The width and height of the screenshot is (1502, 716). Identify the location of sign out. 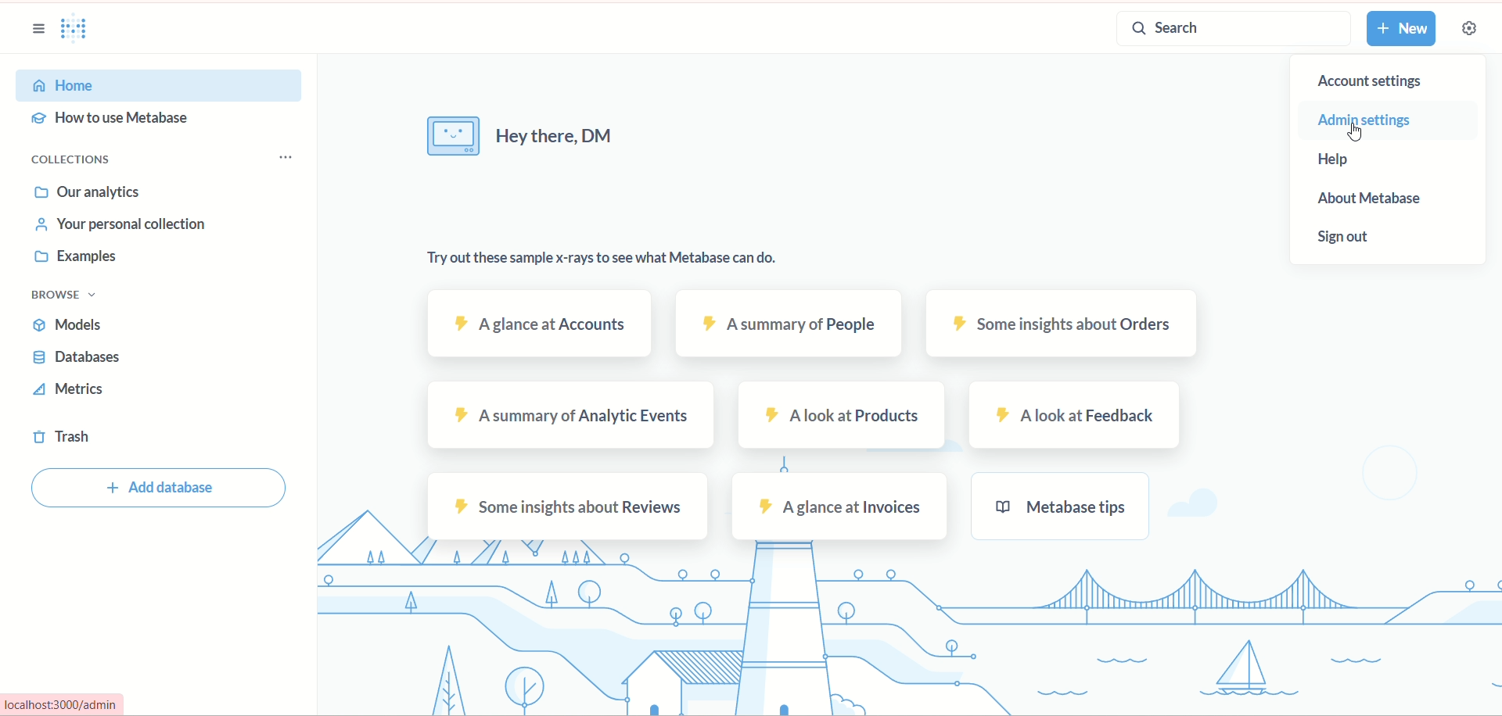
(1349, 238).